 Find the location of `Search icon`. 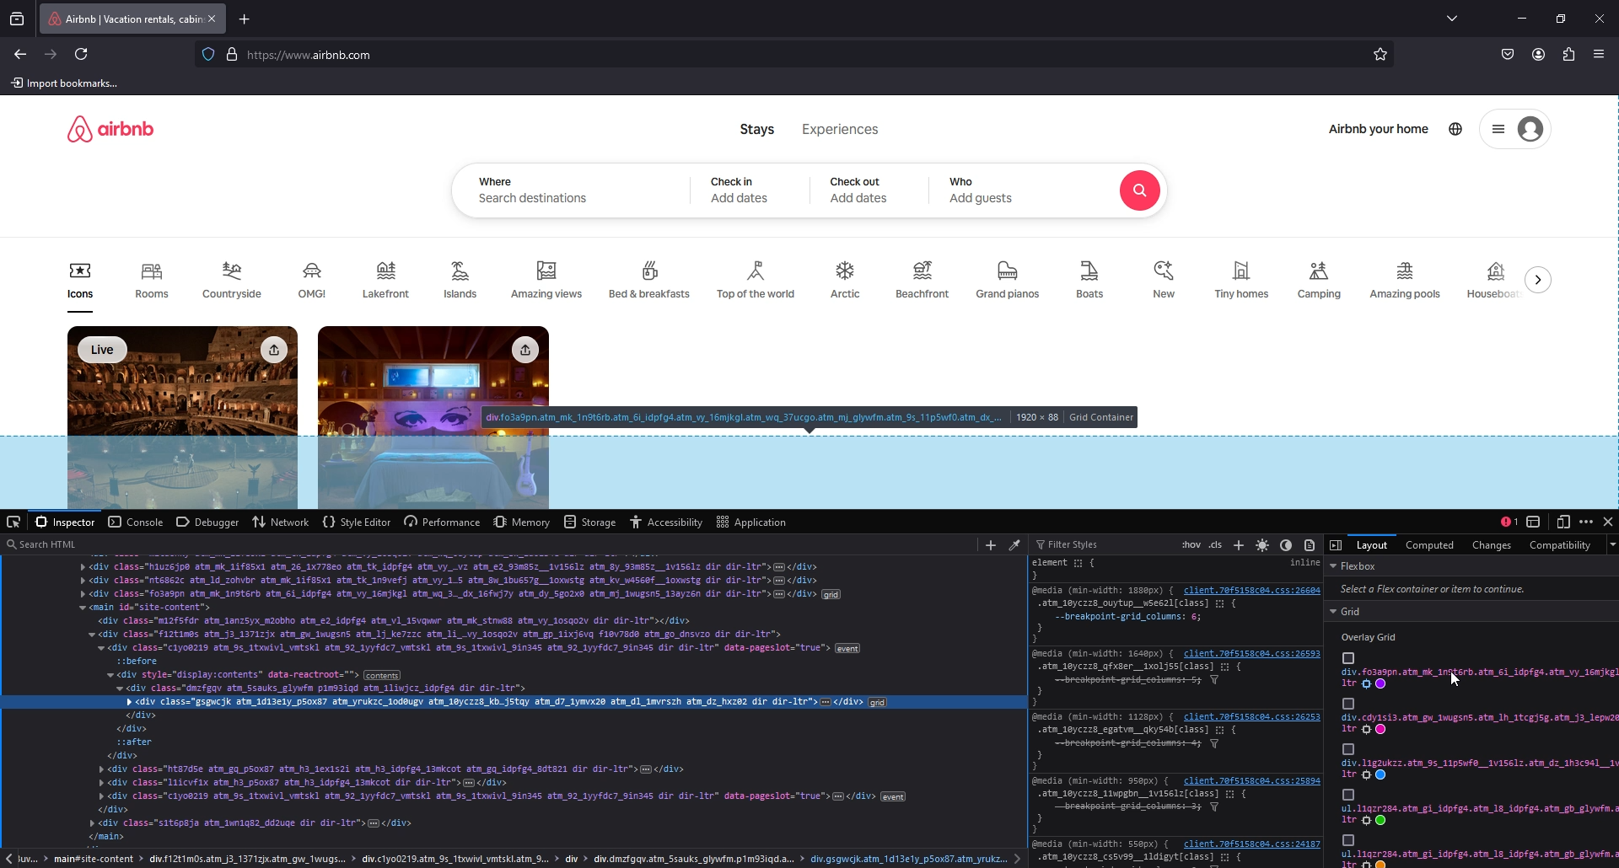

Search icon is located at coordinates (1140, 191).